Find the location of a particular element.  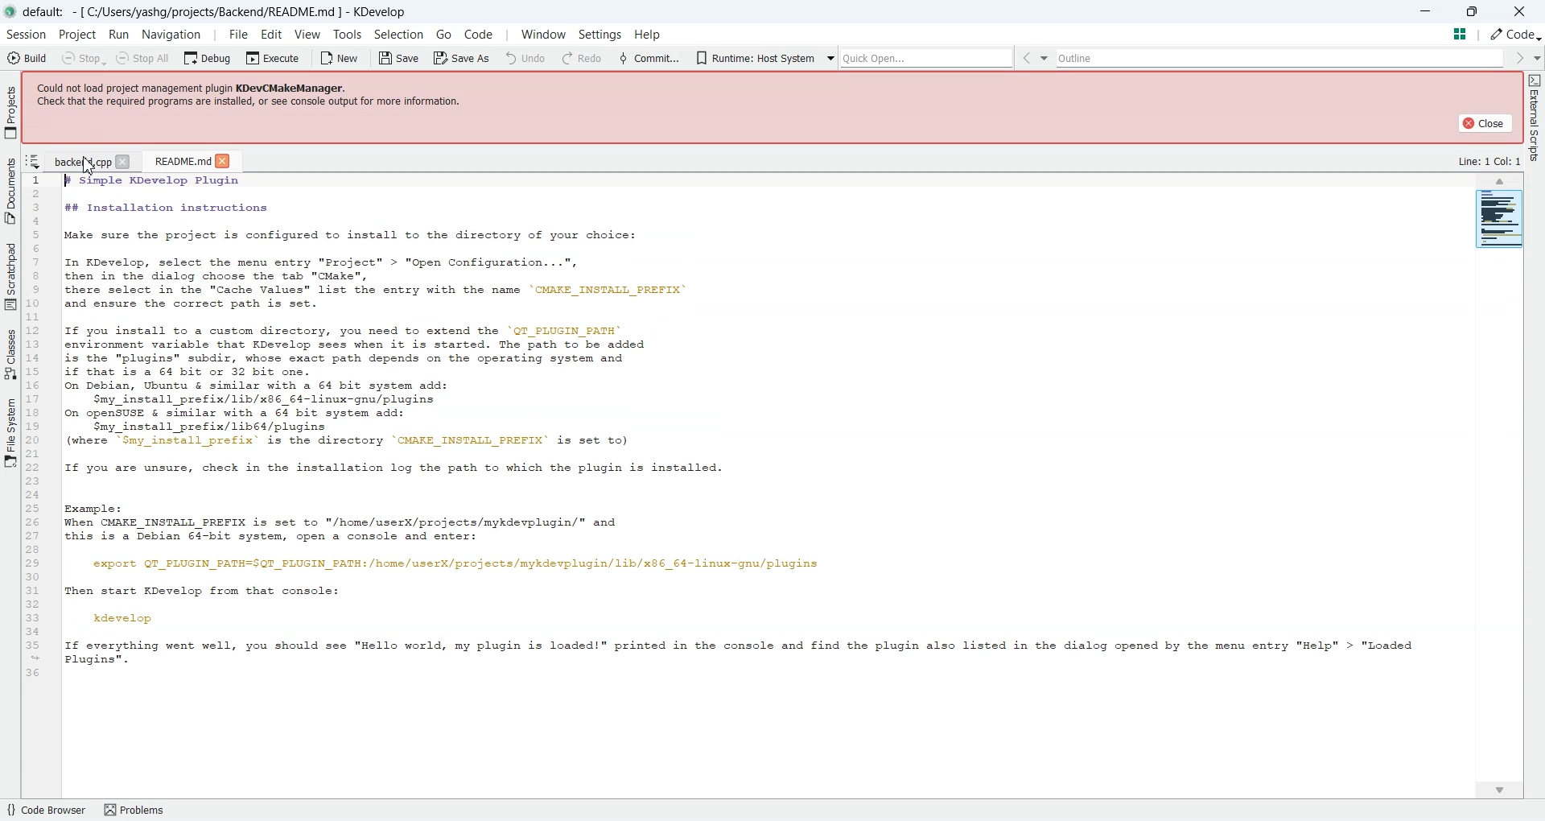

Document overview is located at coordinates (1461, 33).